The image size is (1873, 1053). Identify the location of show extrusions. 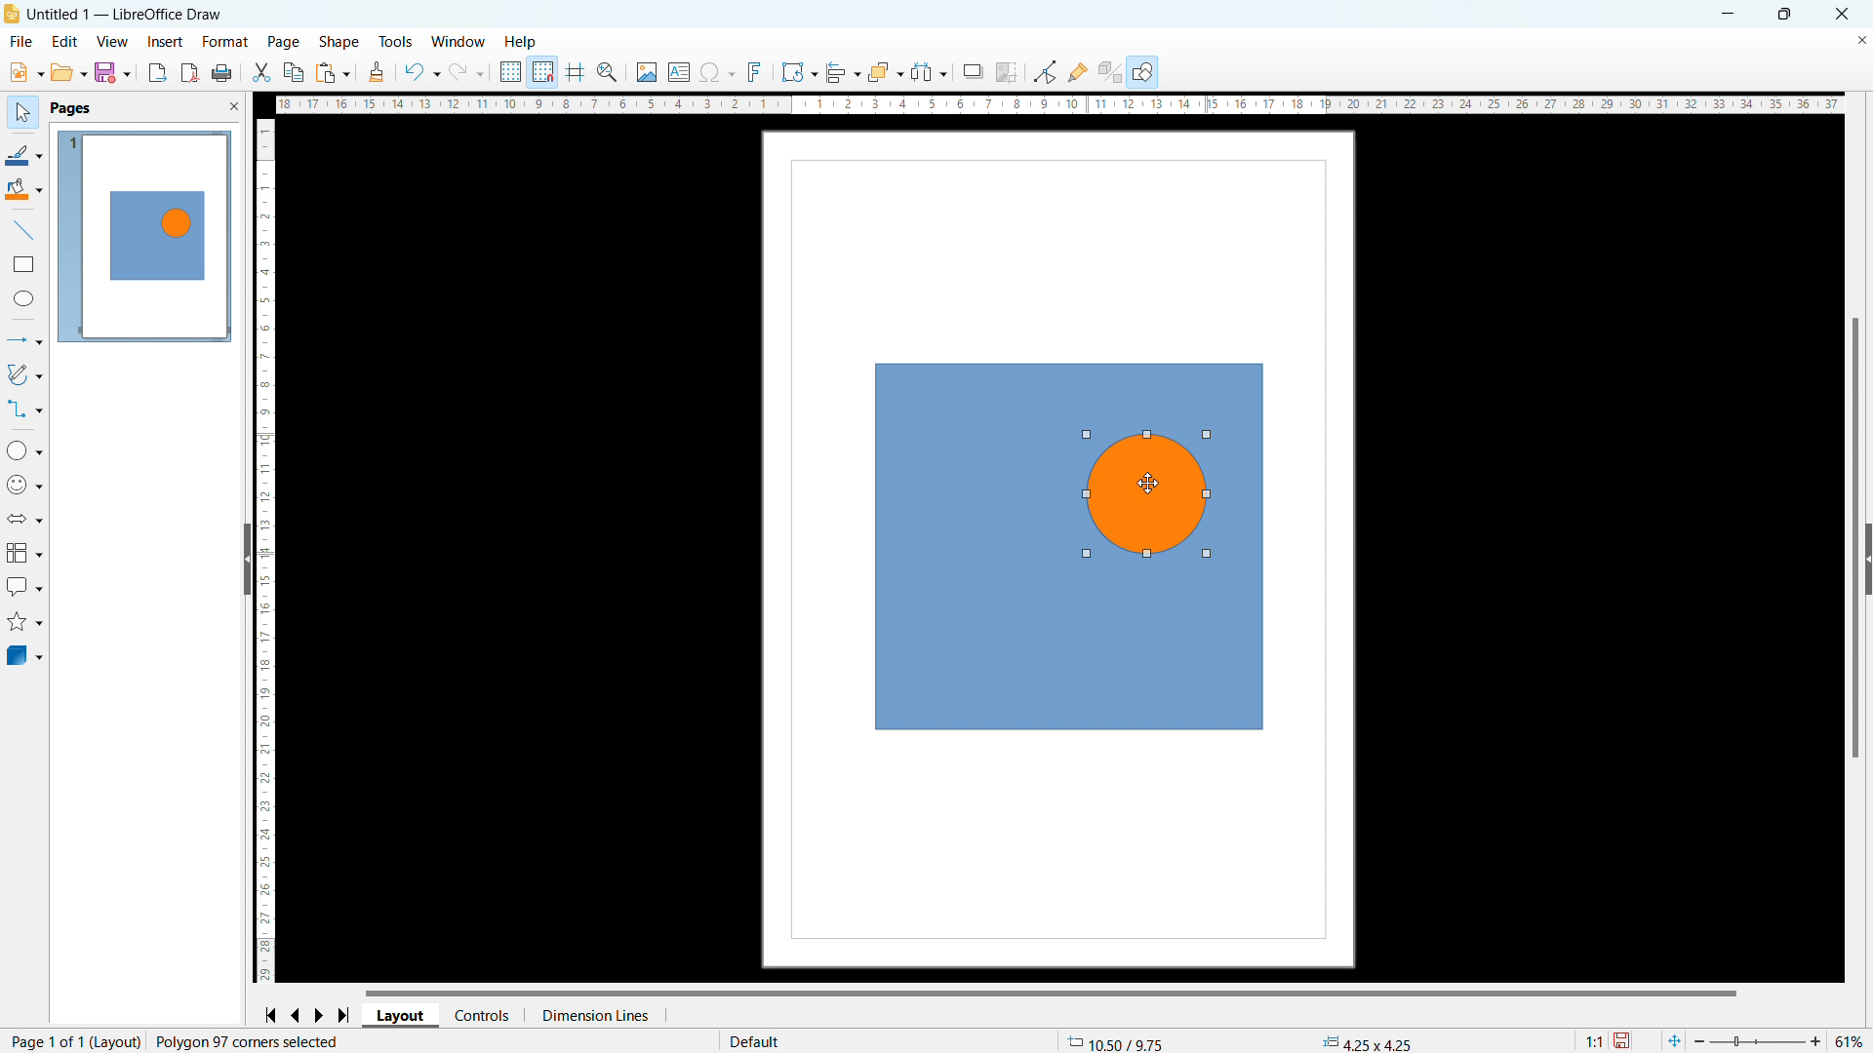
(1111, 72).